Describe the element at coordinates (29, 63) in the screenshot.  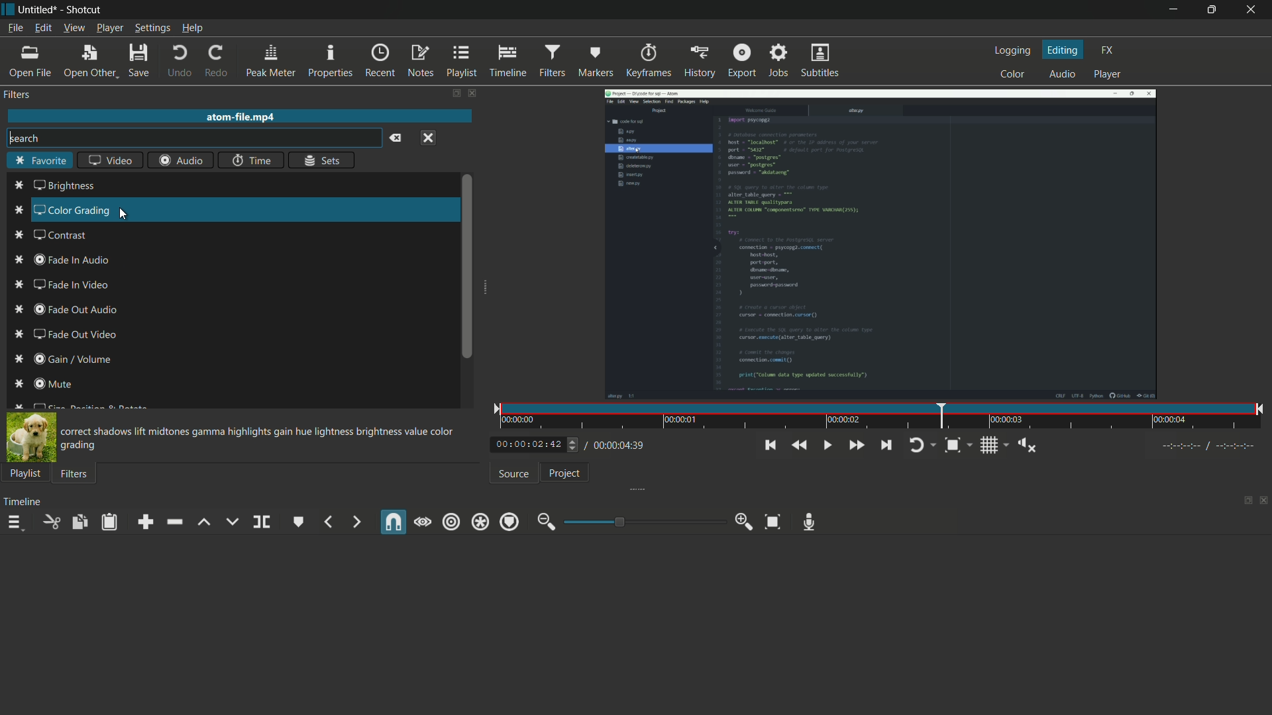
I see `open file` at that location.